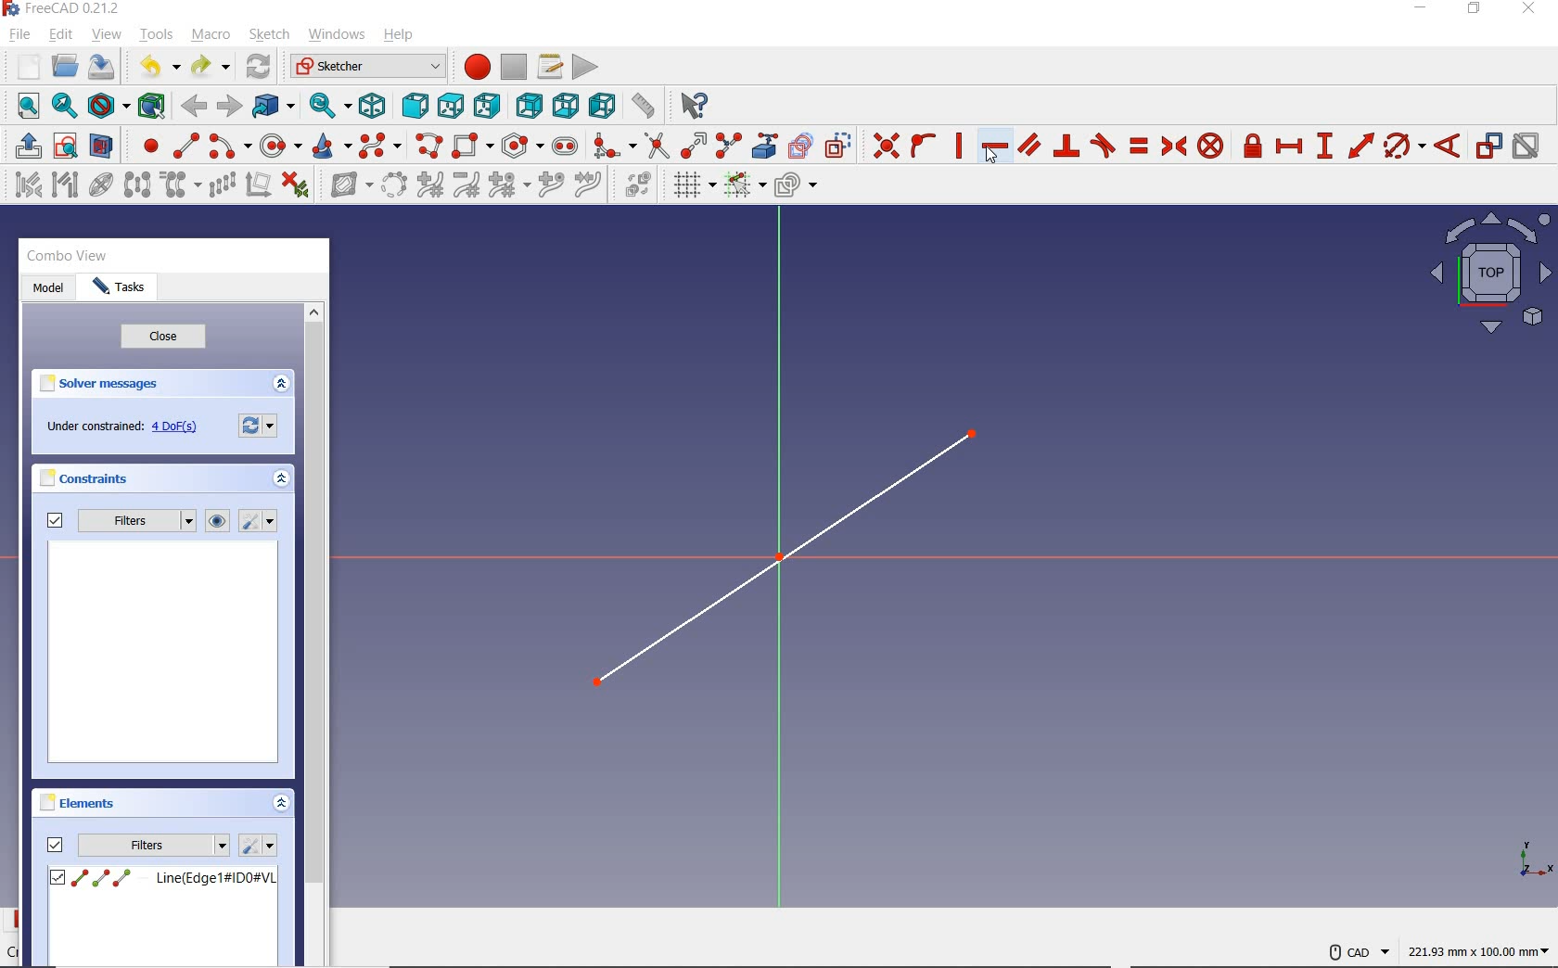 Image resolution: width=1558 pixels, height=968 pixels. What do you see at coordinates (958, 144) in the screenshot?
I see `CONSTRAIN VERTICALLY` at bounding box center [958, 144].